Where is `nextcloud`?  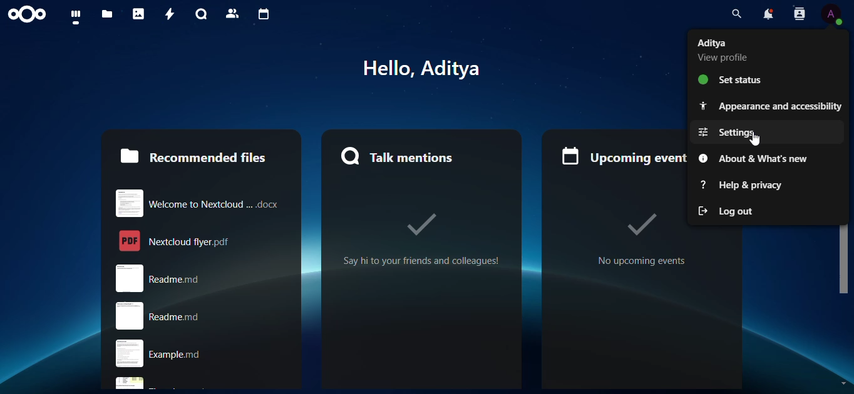 nextcloud is located at coordinates (30, 15).